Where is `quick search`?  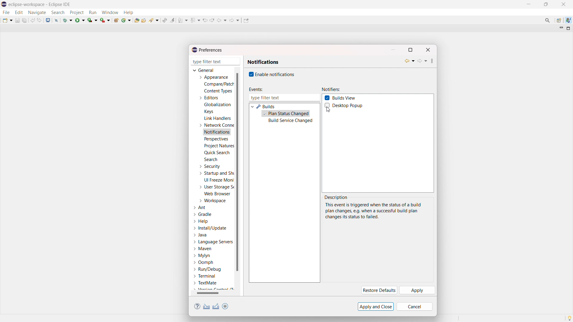 quick search is located at coordinates (217, 153).